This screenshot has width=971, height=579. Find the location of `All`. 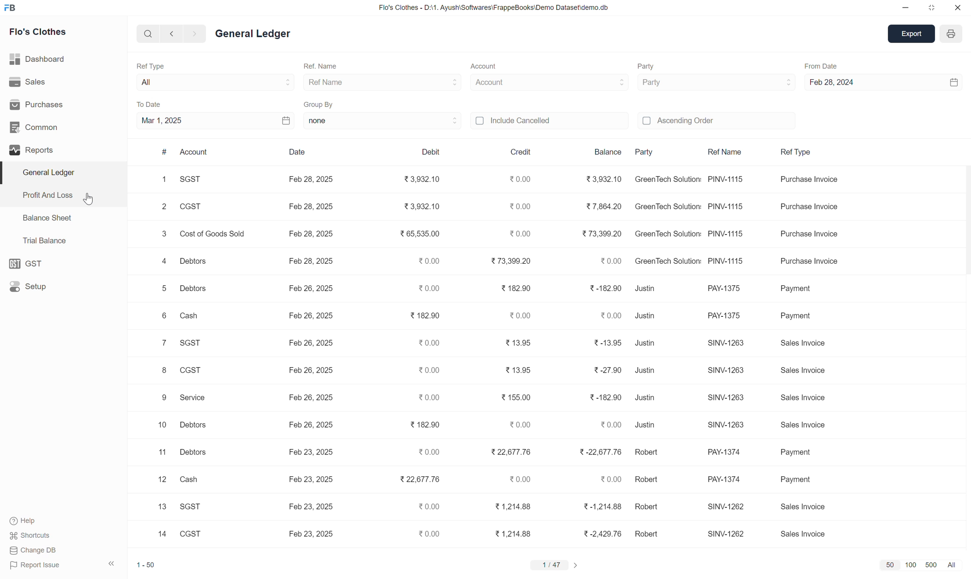

All is located at coordinates (171, 82).